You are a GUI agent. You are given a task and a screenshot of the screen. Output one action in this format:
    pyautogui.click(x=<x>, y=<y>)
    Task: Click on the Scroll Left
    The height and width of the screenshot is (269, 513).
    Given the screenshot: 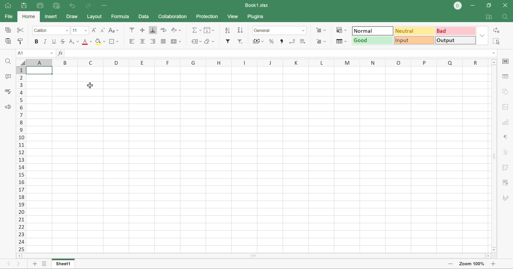 What is the action you would take?
    pyautogui.click(x=18, y=255)
    